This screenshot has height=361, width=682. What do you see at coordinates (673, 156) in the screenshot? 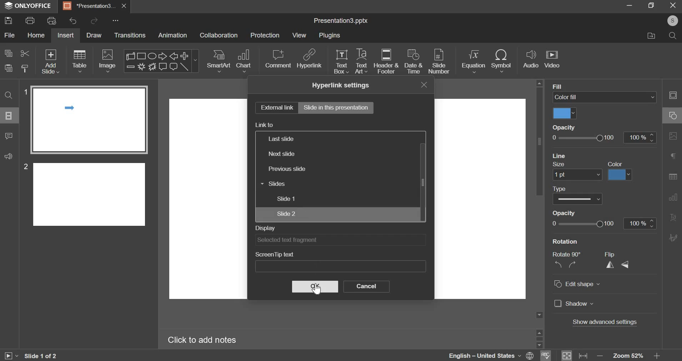
I see `Paragraph settings` at bounding box center [673, 156].